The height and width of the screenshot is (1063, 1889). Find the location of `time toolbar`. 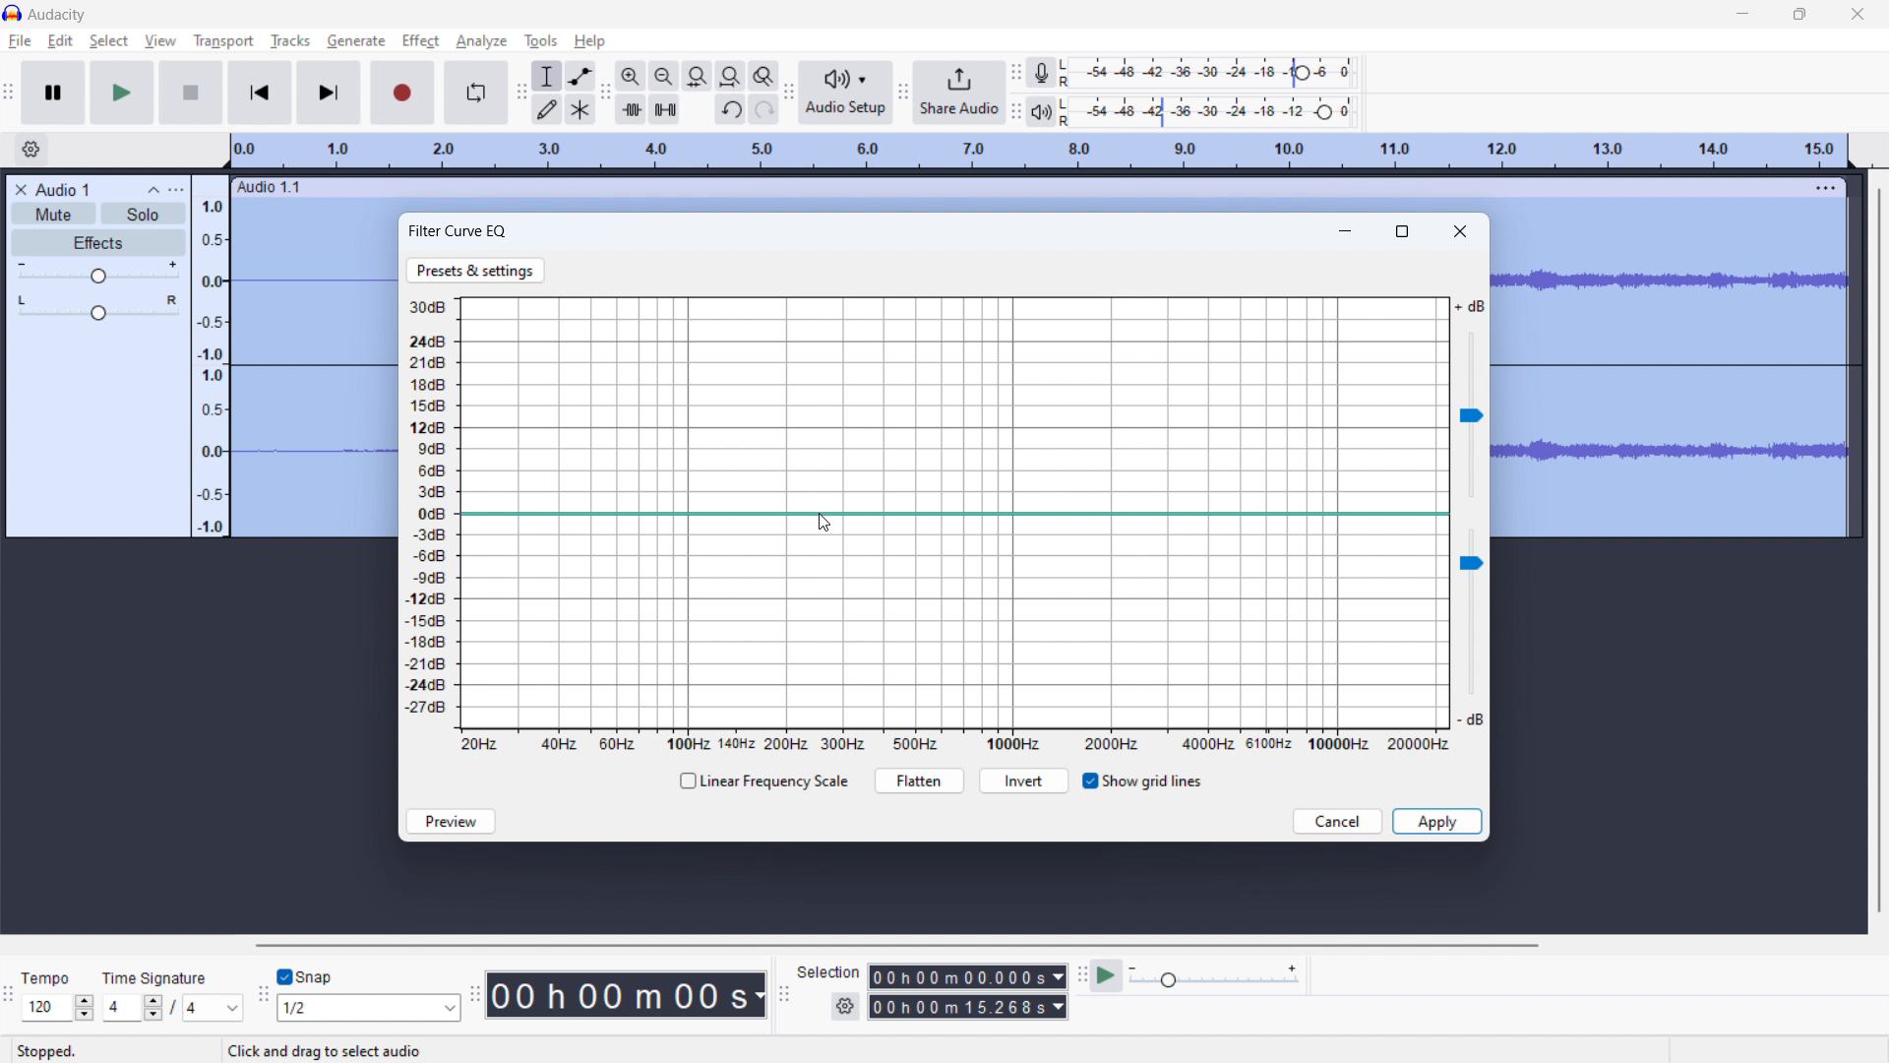

time toolbar is located at coordinates (478, 1003).